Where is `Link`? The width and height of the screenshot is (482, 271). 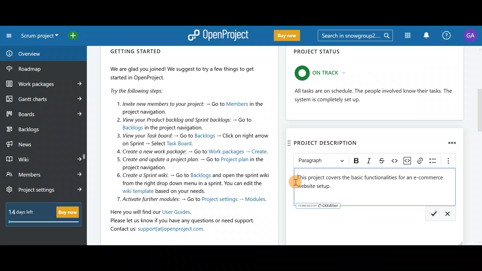 Link is located at coordinates (420, 161).